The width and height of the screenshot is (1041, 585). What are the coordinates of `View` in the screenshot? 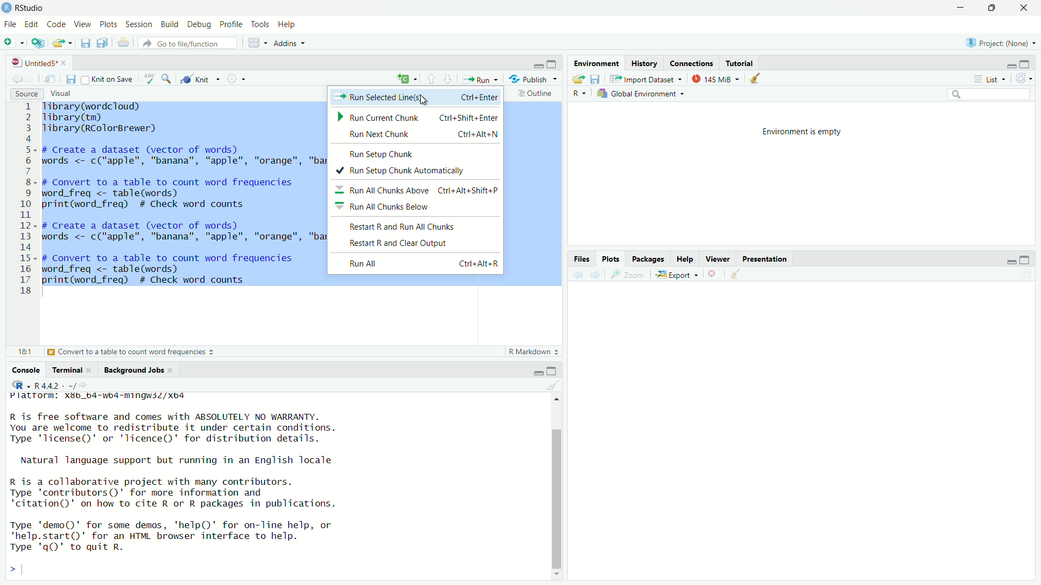 It's located at (82, 24).